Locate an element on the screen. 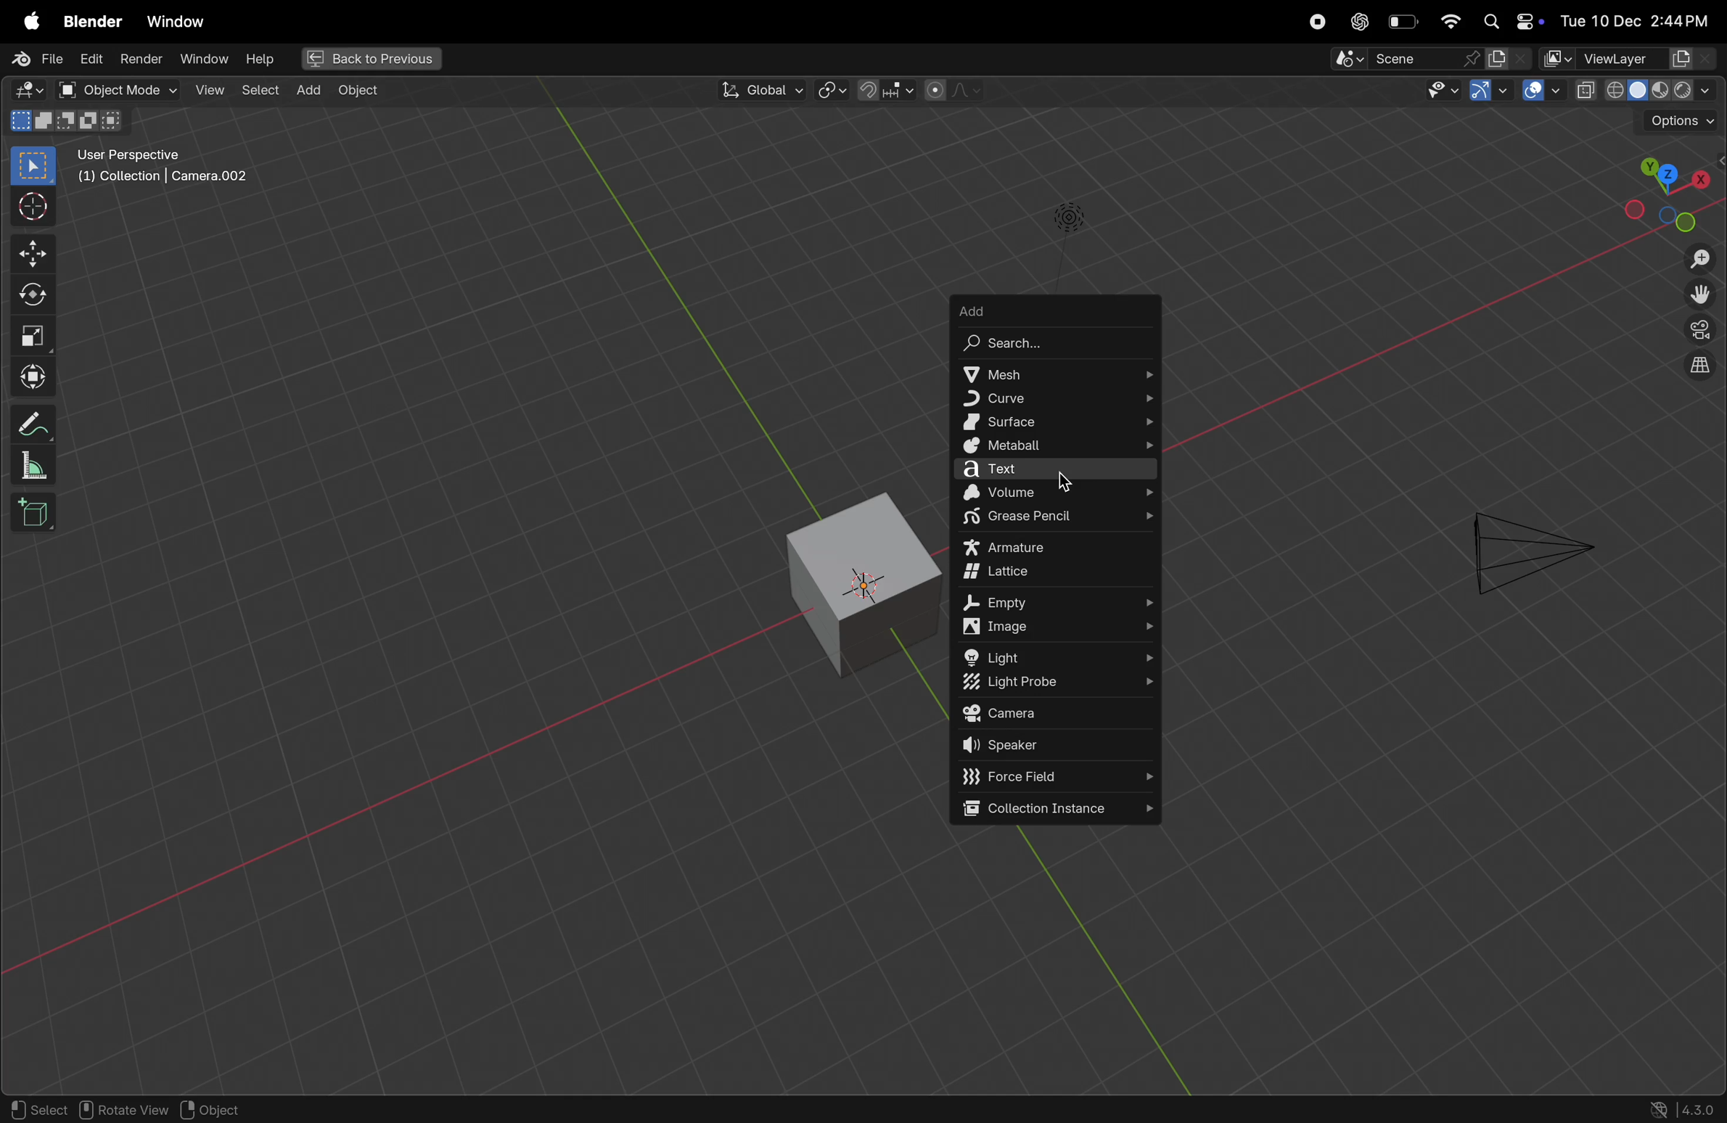  select toggle is located at coordinates (38, 1110).